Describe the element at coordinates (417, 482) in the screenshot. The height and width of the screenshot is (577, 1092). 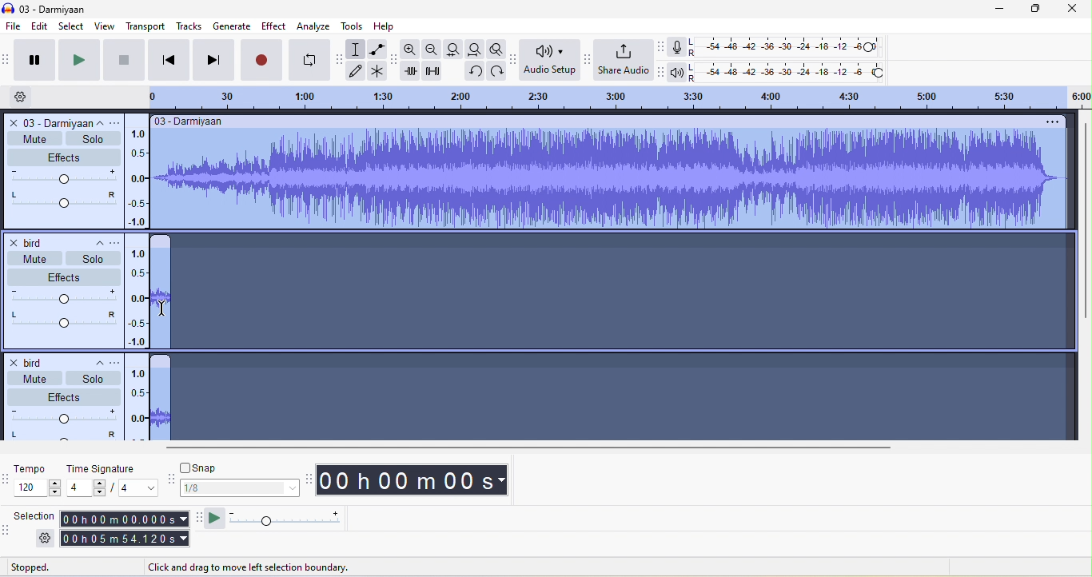
I see `00 h 00 m 00 s ` at that location.